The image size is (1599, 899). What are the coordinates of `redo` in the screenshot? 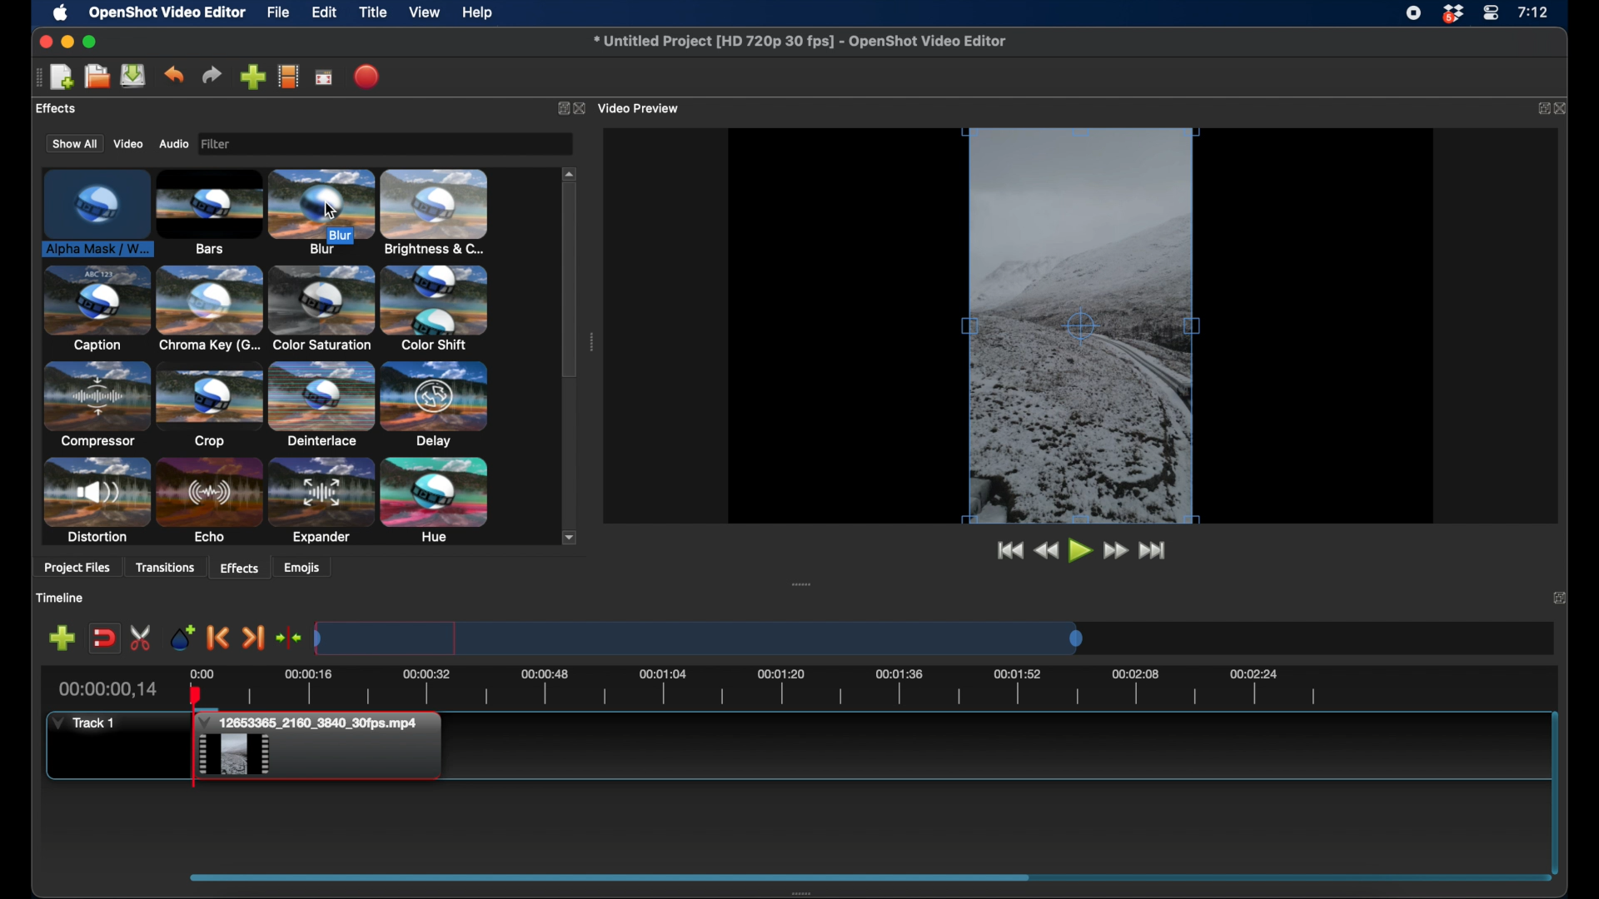 It's located at (212, 75).